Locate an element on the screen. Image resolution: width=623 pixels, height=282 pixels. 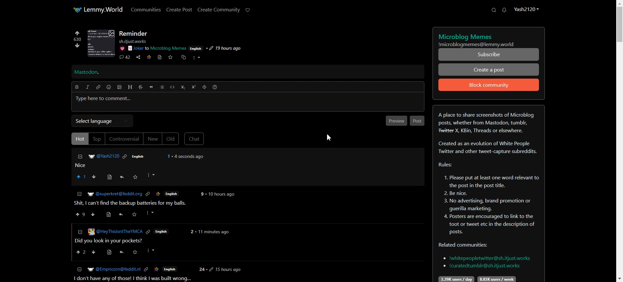
Vertical scroll bar is located at coordinates (619, 141).